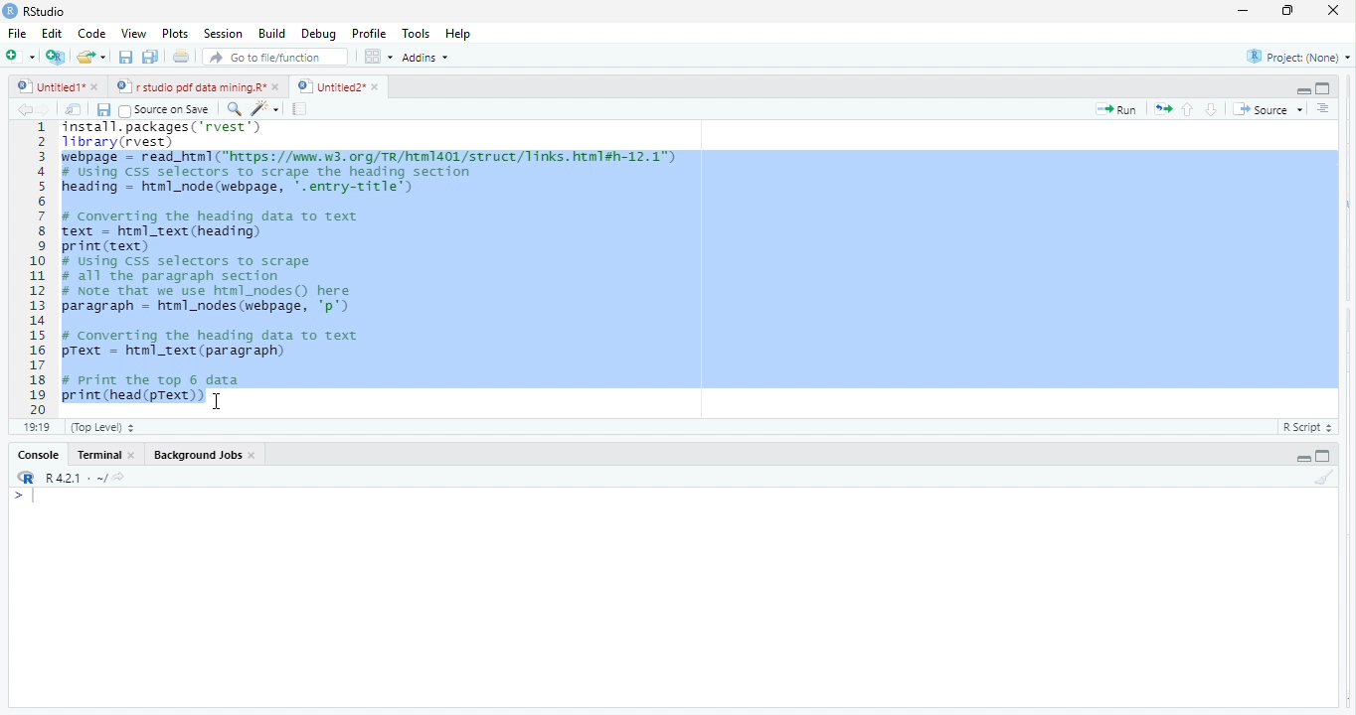 Image resolution: width=1356 pixels, height=715 pixels. I want to click on Addins , so click(429, 57).